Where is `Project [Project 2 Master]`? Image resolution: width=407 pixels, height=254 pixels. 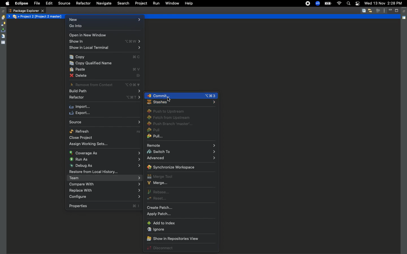 Project [Project 2 Master] is located at coordinates (42, 16).